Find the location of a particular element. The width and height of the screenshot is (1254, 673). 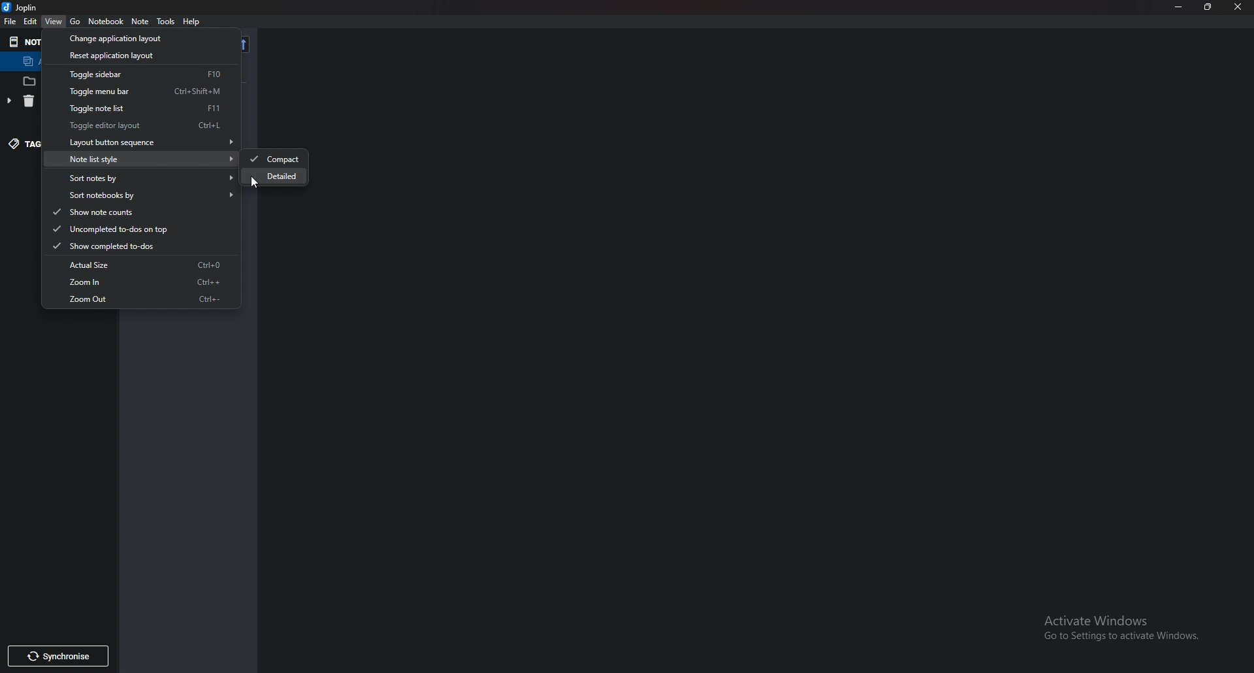

Layout button sequence is located at coordinates (144, 142).